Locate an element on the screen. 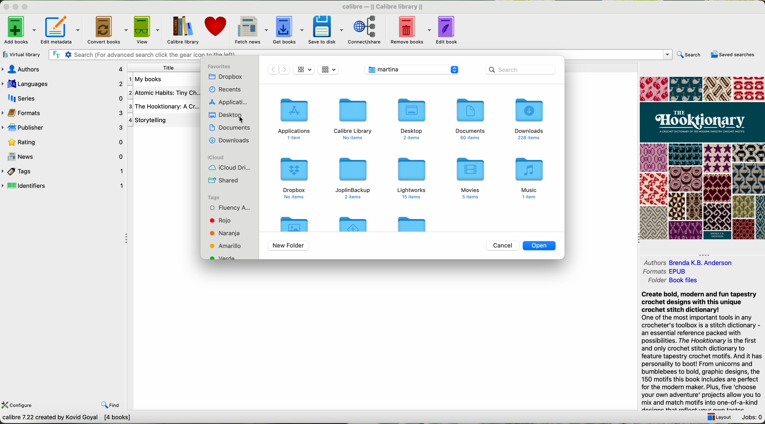 The image size is (765, 424). applications folder is located at coordinates (293, 118).